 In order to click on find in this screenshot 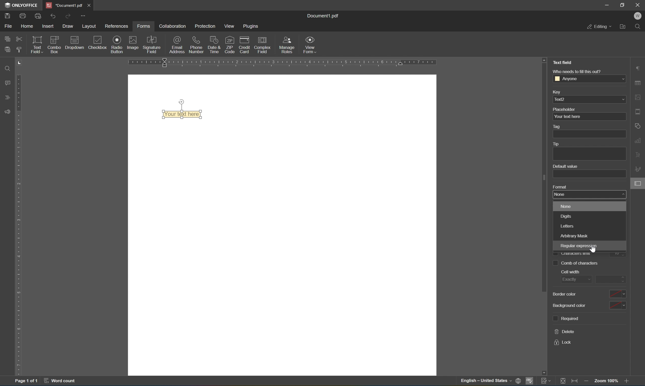, I will do `click(638, 27)`.